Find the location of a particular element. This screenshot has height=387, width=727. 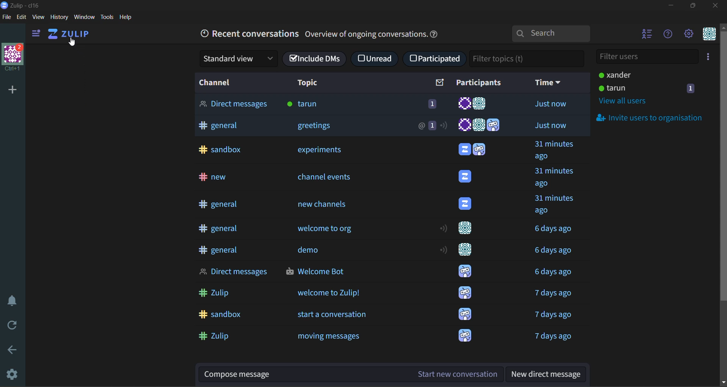

Time is located at coordinates (555, 293).